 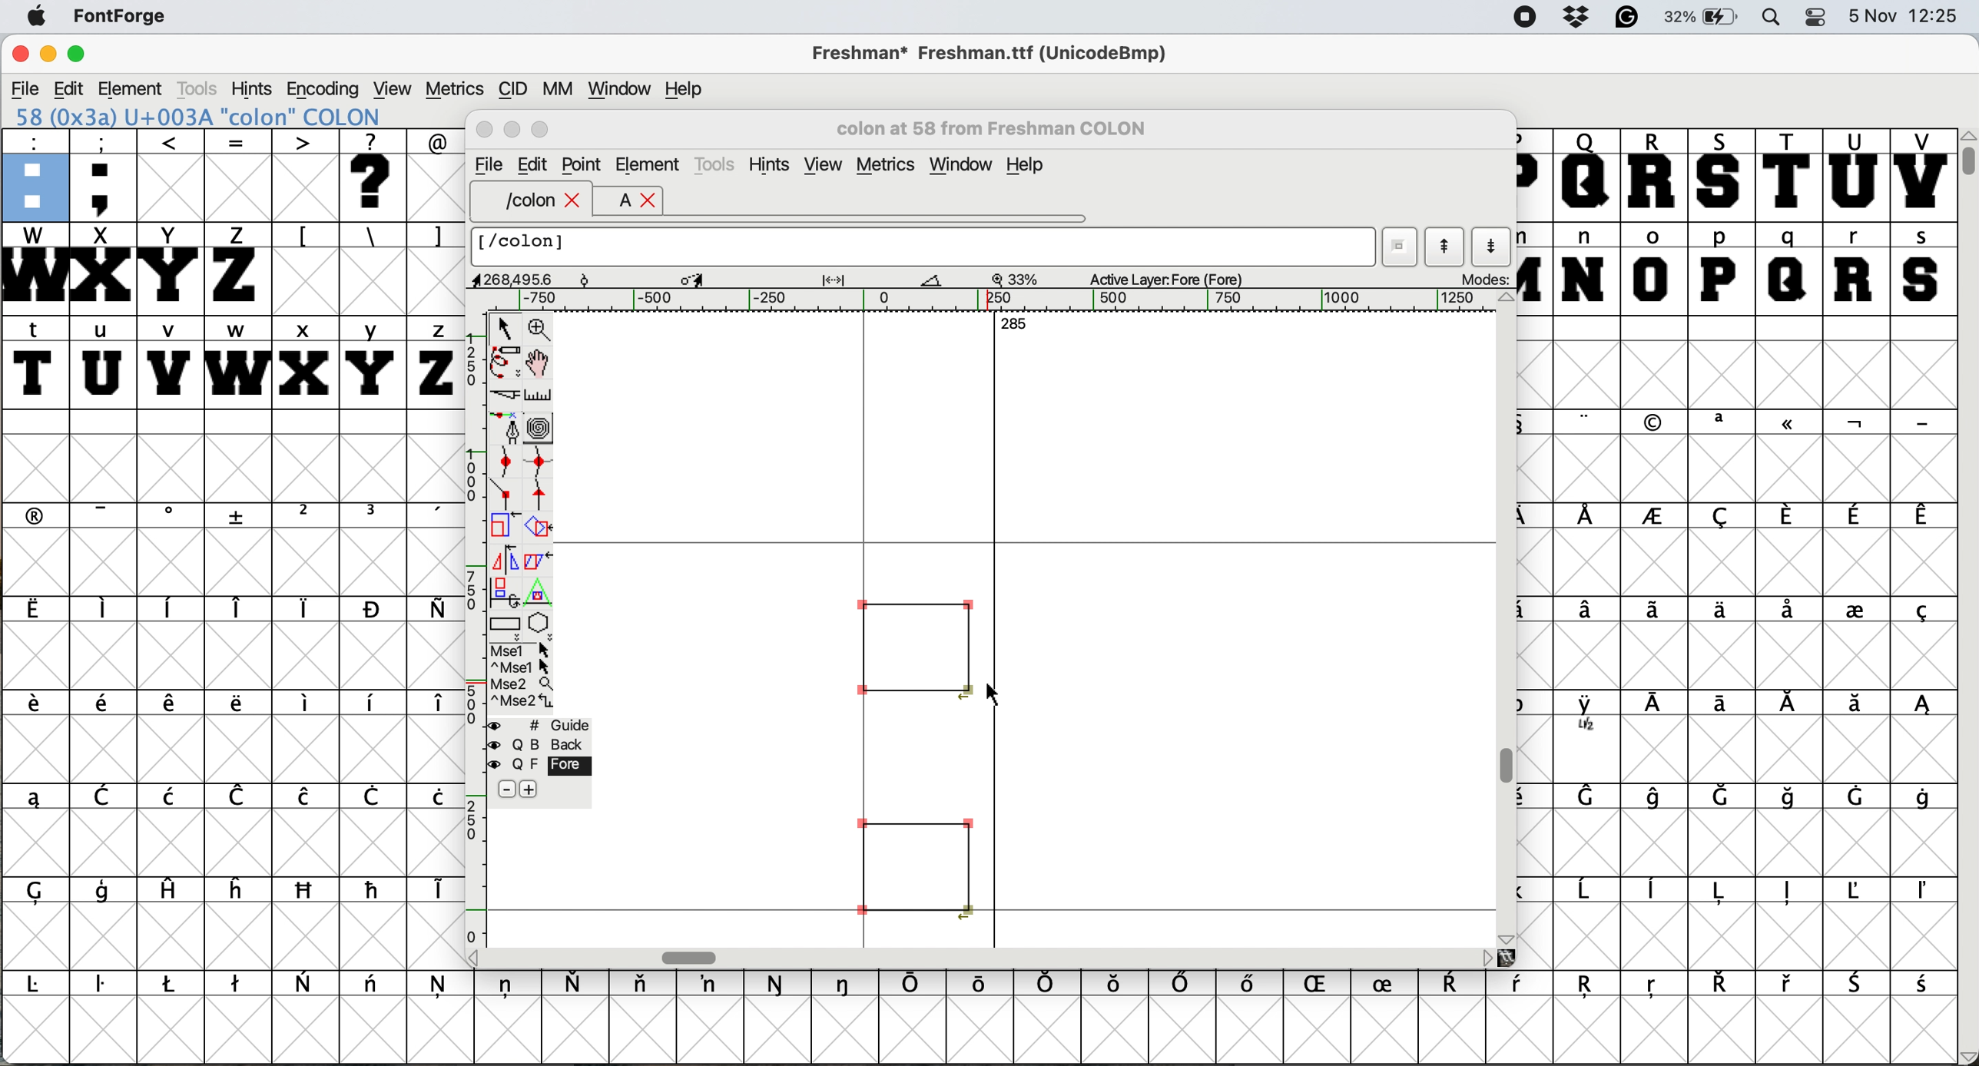 What do you see at coordinates (237, 704) in the screenshot?
I see `symbol` at bounding box center [237, 704].